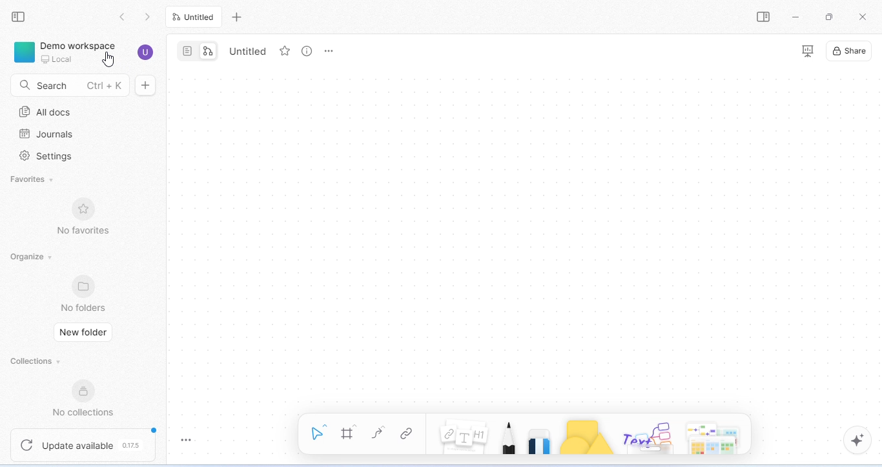 This screenshot has width=882, height=467. Describe the element at coordinates (712, 437) in the screenshot. I see `arrows and more` at that location.